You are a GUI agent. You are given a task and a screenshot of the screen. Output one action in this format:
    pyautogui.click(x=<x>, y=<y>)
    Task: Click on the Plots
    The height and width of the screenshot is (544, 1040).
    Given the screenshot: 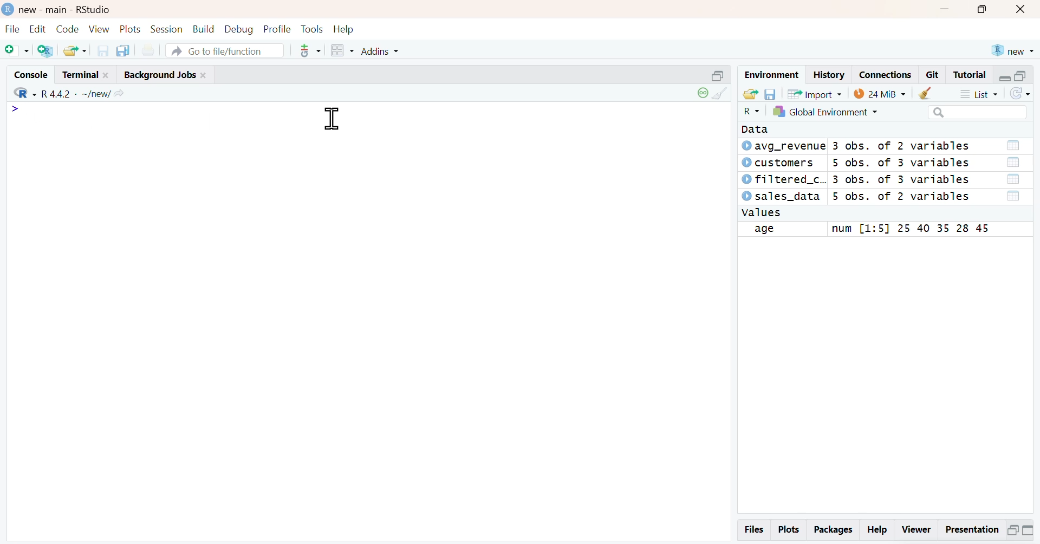 What is the action you would take?
    pyautogui.click(x=131, y=29)
    